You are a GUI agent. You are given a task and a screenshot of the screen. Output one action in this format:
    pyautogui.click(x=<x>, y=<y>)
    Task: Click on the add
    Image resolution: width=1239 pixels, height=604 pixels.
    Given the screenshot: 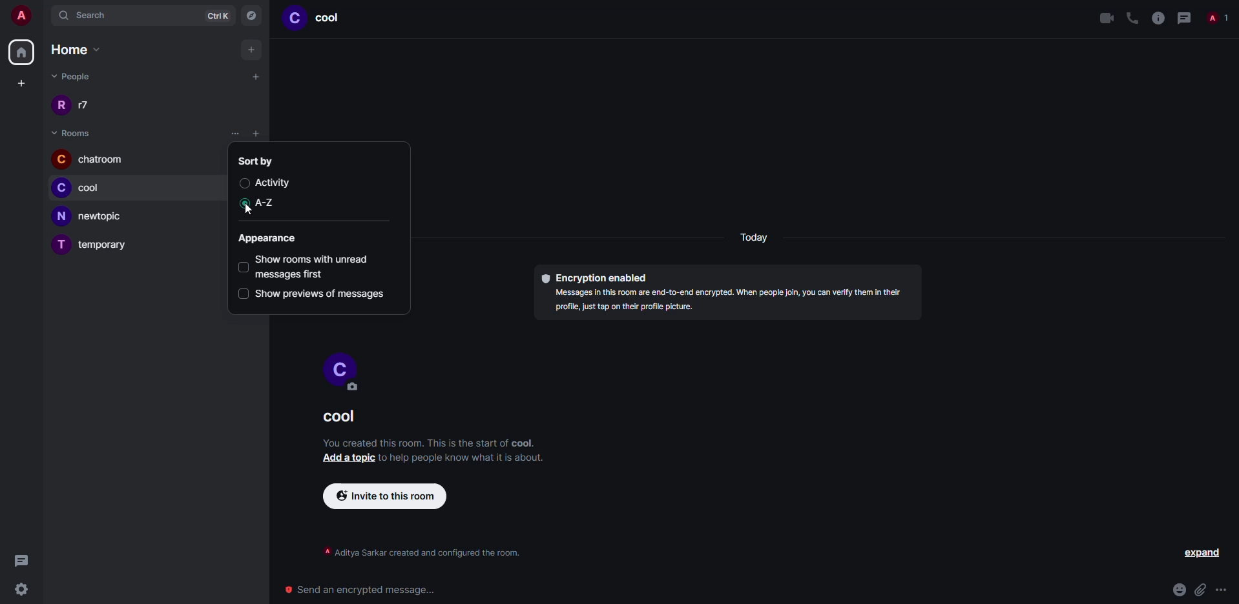 What is the action you would take?
    pyautogui.click(x=253, y=77)
    